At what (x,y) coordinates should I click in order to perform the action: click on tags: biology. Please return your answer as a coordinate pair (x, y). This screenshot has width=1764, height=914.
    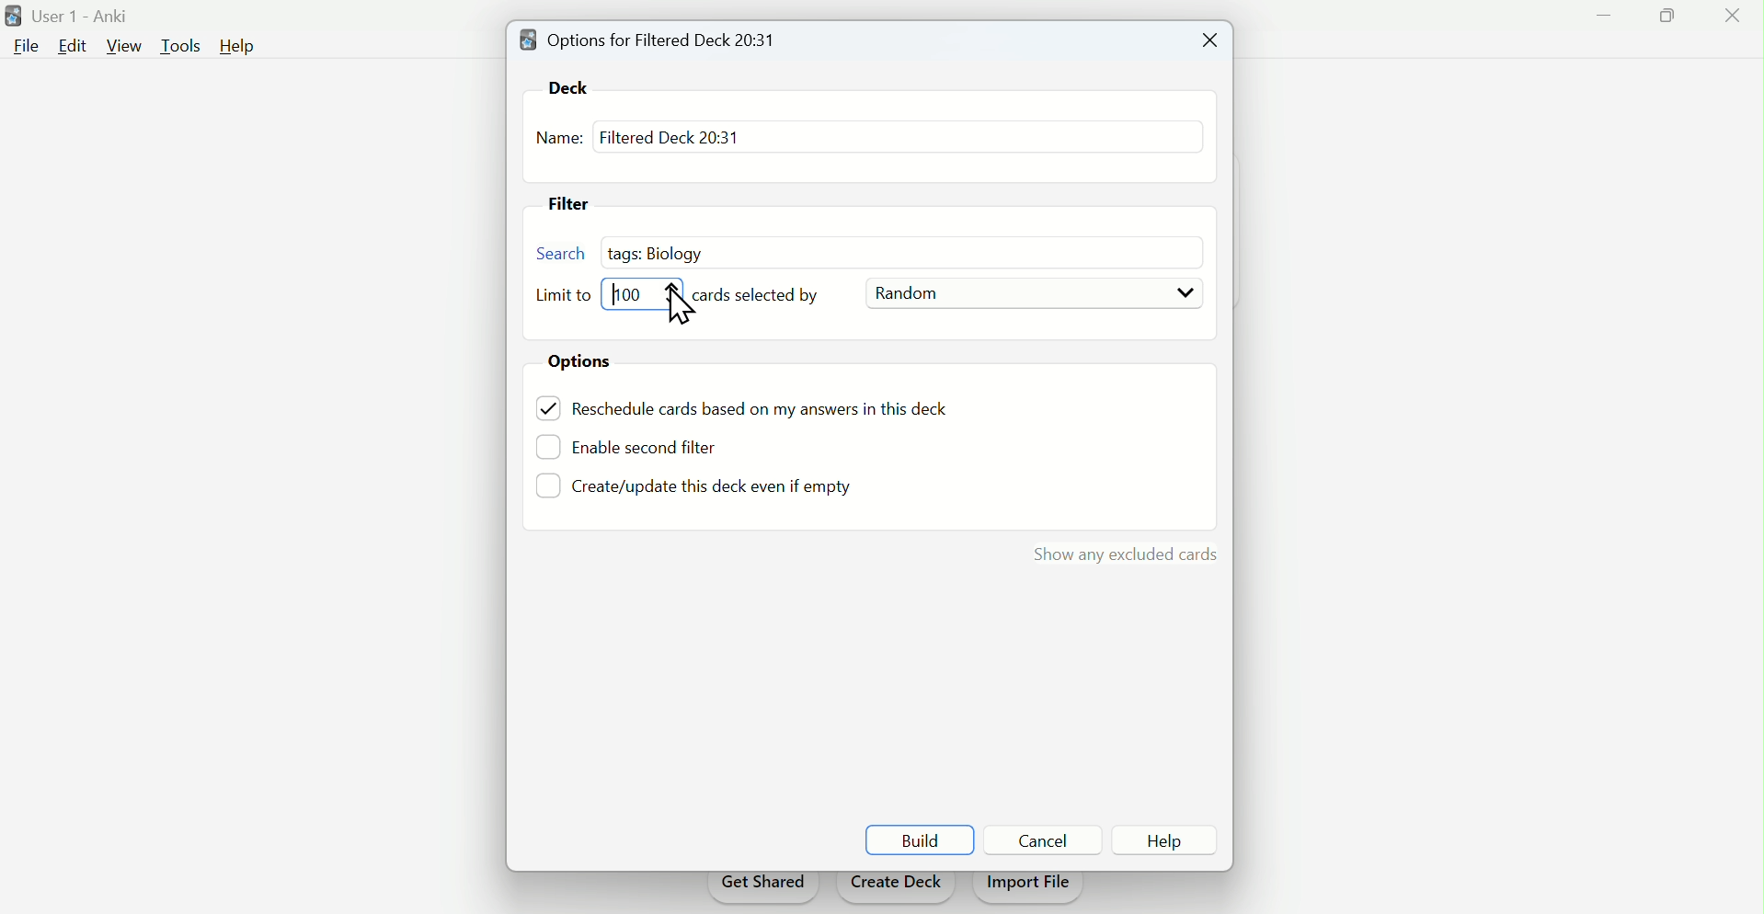
    Looking at the image, I should click on (663, 251).